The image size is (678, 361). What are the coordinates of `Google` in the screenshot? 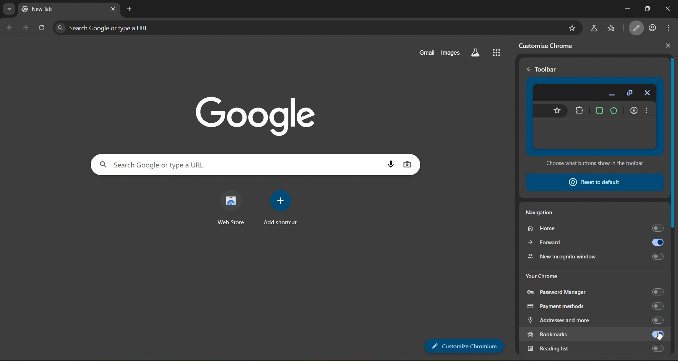 It's located at (252, 110).